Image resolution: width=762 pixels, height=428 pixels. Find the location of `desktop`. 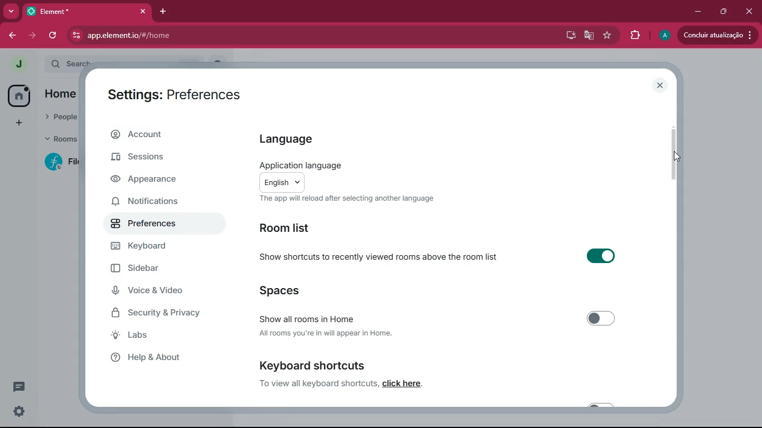

desktop is located at coordinates (569, 35).